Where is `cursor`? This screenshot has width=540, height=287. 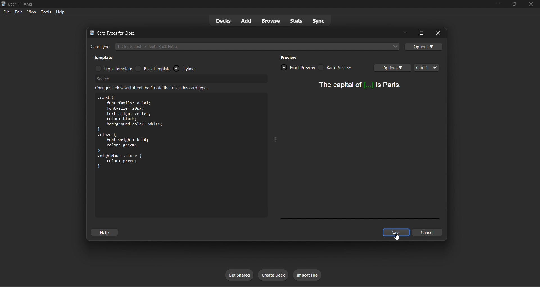
cursor is located at coordinates (397, 239).